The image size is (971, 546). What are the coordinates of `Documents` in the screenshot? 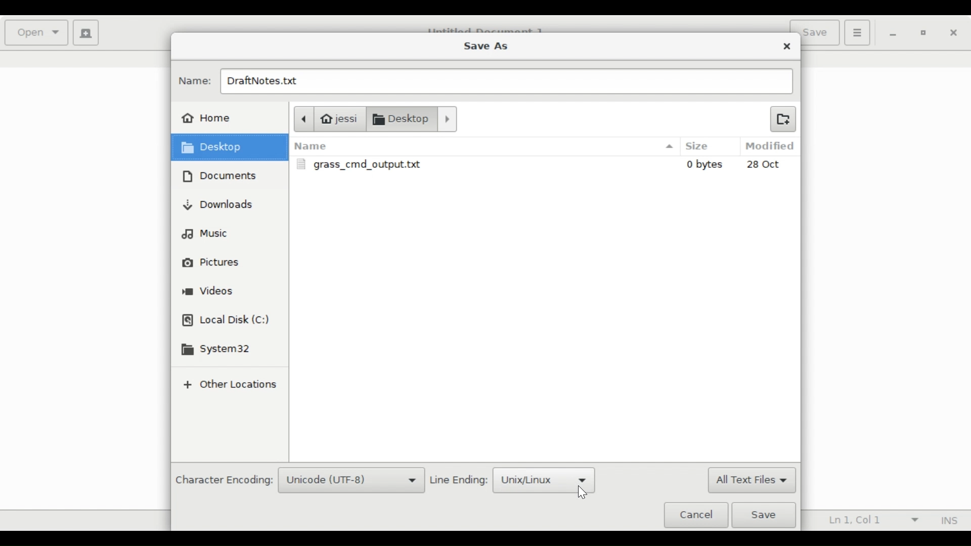 It's located at (223, 176).